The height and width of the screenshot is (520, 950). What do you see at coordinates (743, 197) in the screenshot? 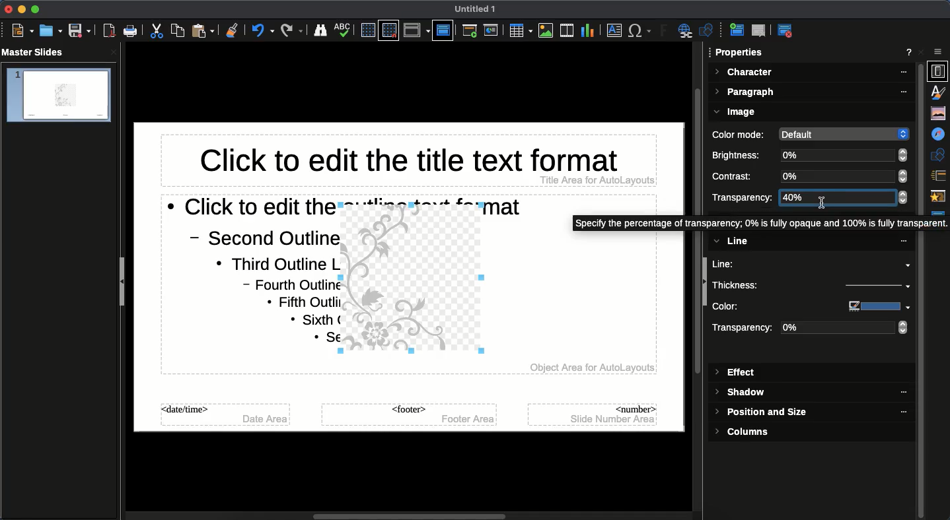
I see `Transparency` at bounding box center [743, 197].